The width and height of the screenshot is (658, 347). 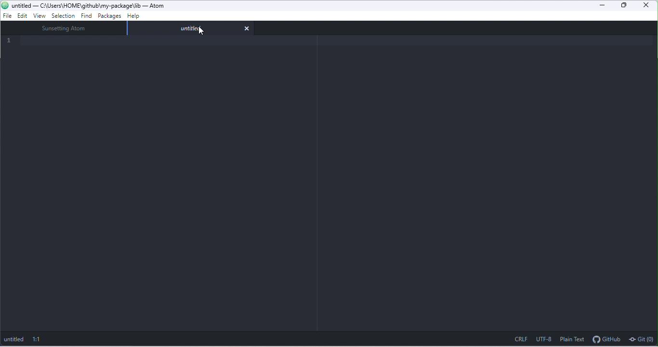 I want to click on Atom Logo, so click(x=5, y=6).